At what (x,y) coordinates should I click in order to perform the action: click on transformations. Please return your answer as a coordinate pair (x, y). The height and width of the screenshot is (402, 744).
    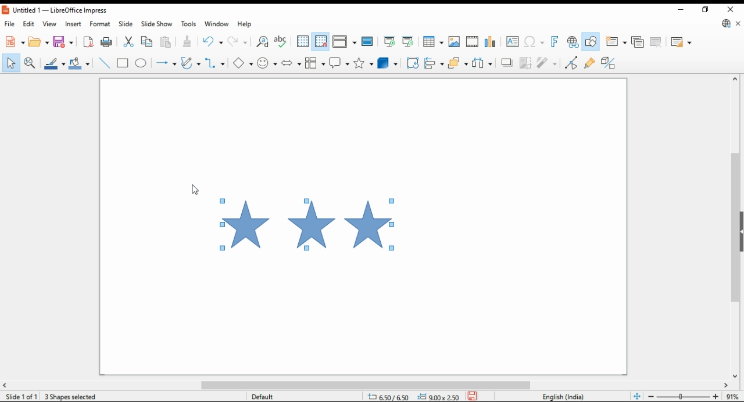
    Looking at the image, I should click on (413, 64).